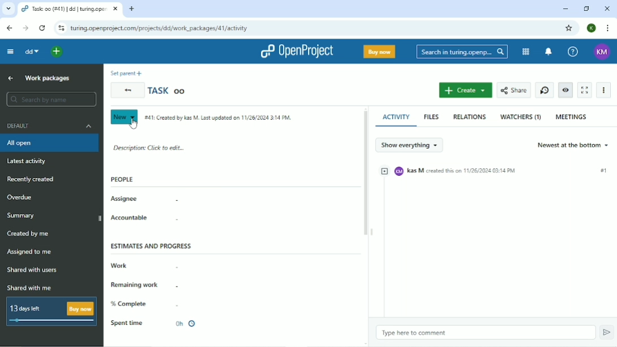 The width and height of the screenshot is (617, 347). What do you see at coordinates (154, 323) in the screenshot?
I see `Spent time 0h` at bounding box center [154, 323].